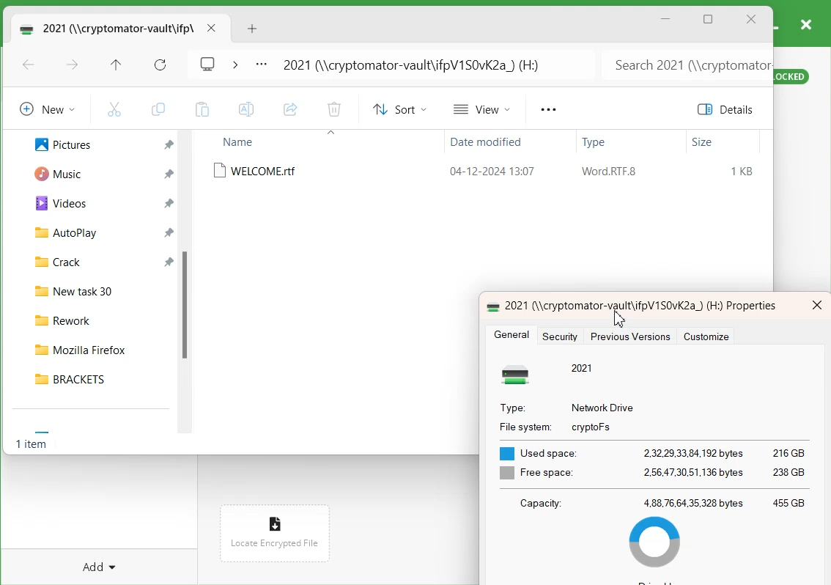 The image size is (831, 585). I want to click on Capacity:, so click(546, 502).